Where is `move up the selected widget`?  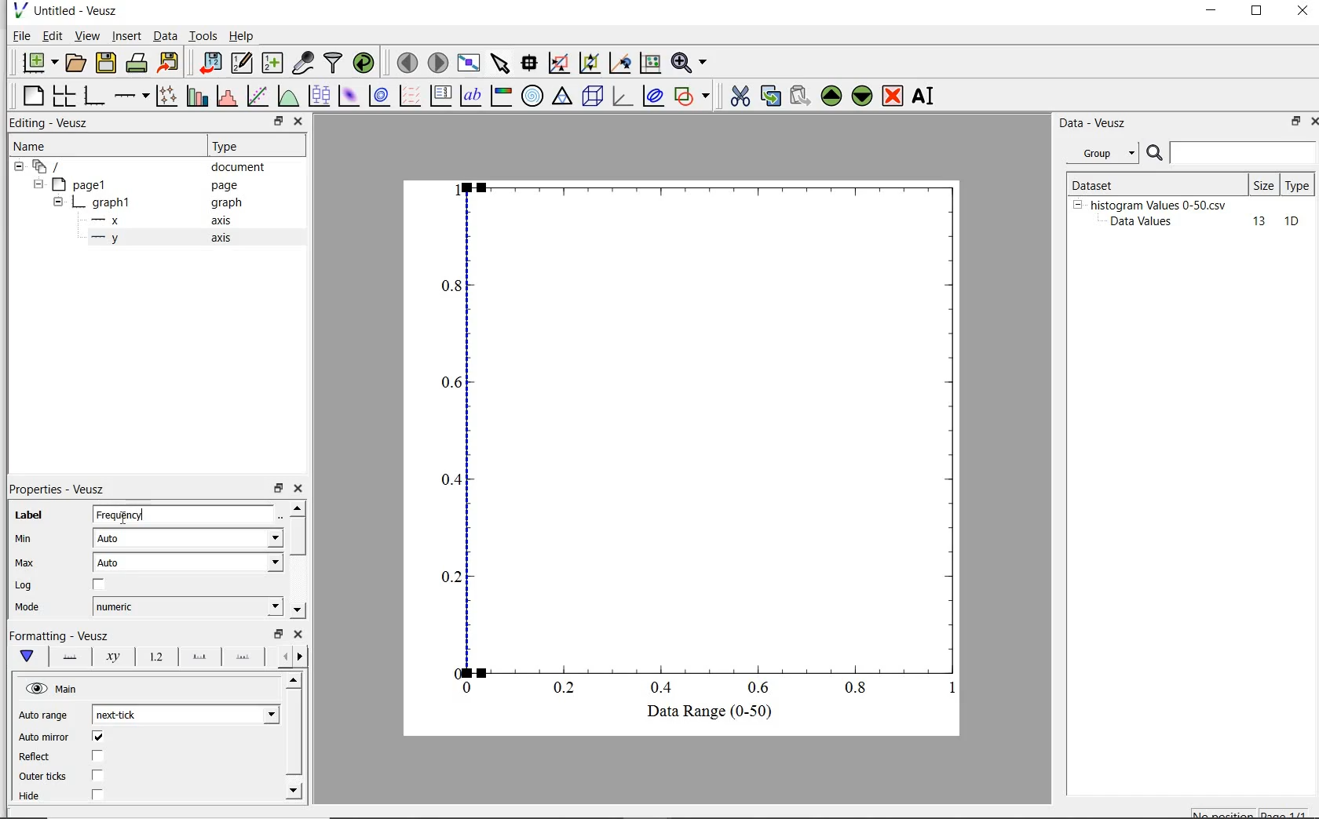
move up the selected widget is located at coordinates (830, 96).